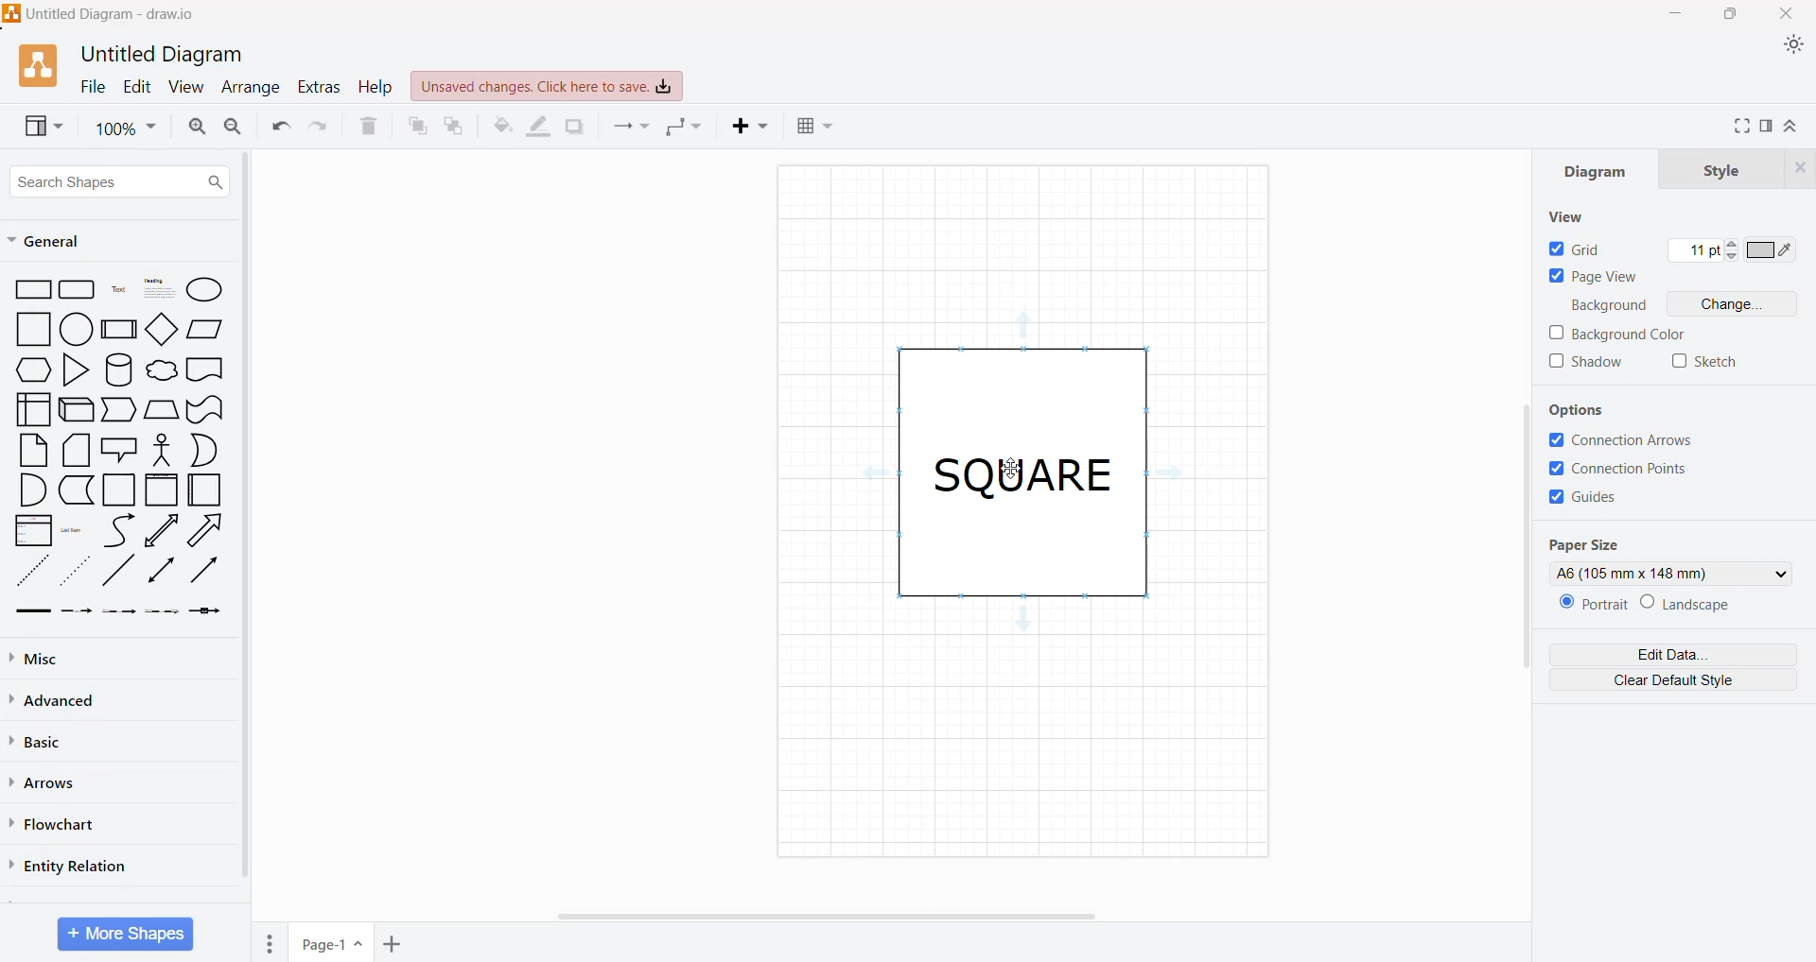 Image resolution: width=1816 pixels, height=962 pixels. Describe the element at coordinates (28, 288) in the screenshot. I see `Rectangle` at that location.